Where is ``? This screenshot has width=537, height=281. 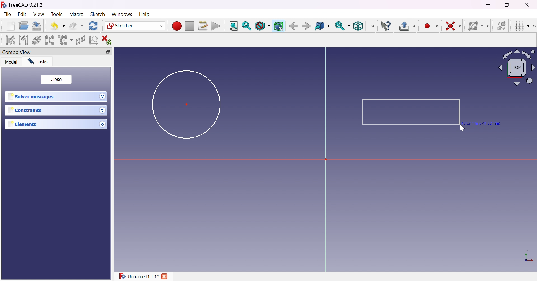  is located at coordinates (343, 26).